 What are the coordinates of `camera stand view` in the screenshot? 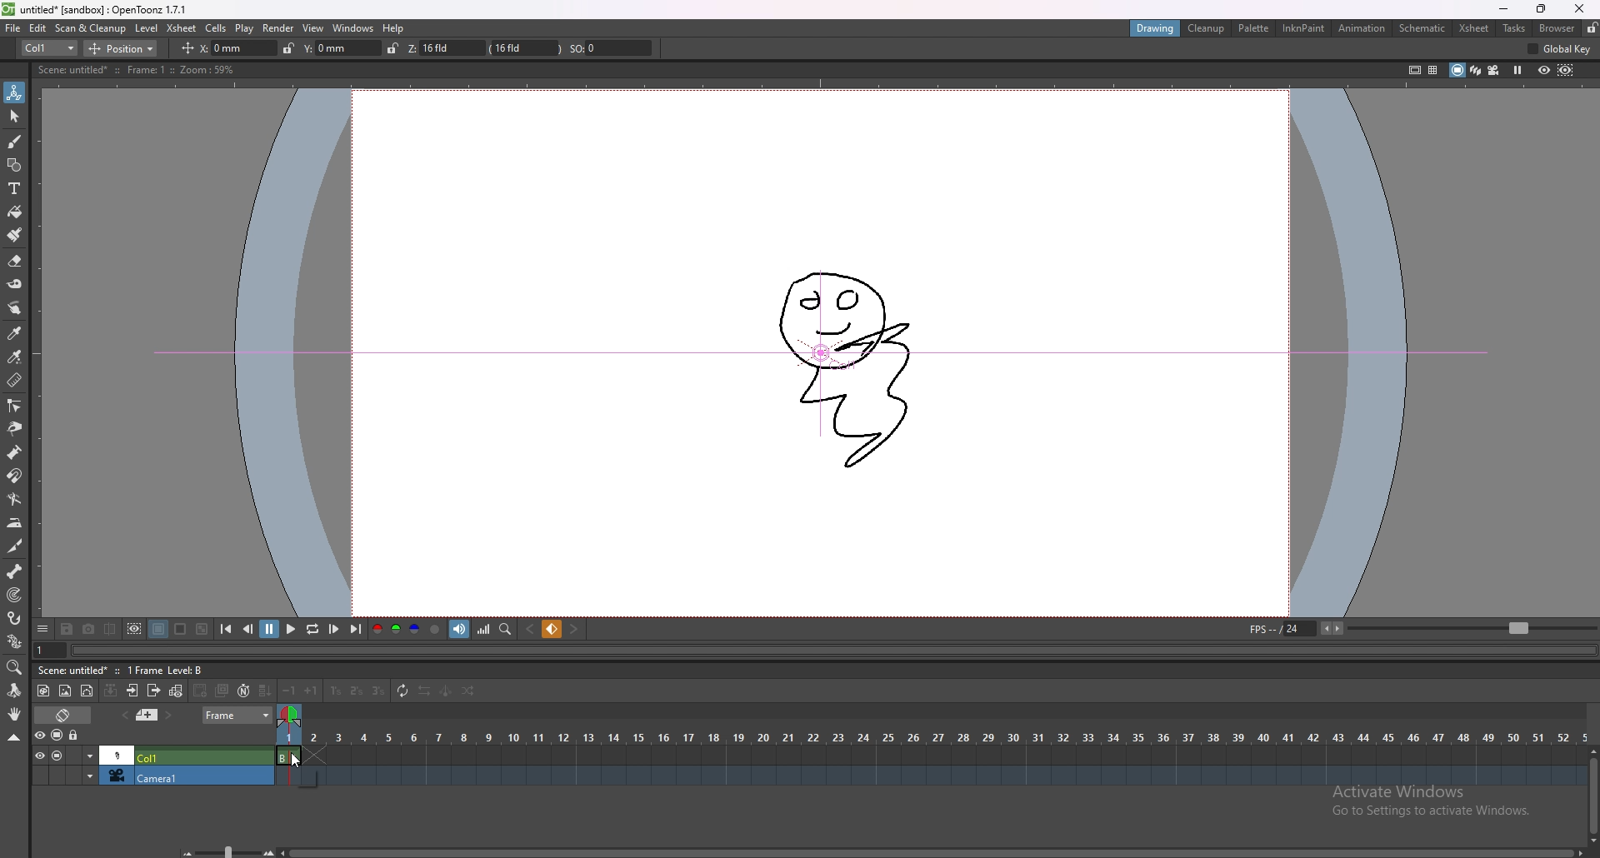 It's located at (1457, 70).